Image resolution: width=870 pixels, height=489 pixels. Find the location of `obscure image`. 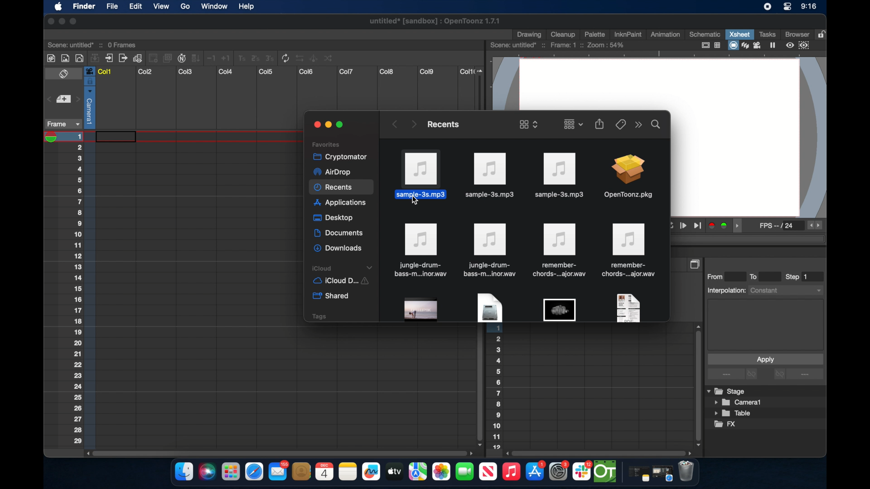

obscure image is located at coordinates (559, 310).